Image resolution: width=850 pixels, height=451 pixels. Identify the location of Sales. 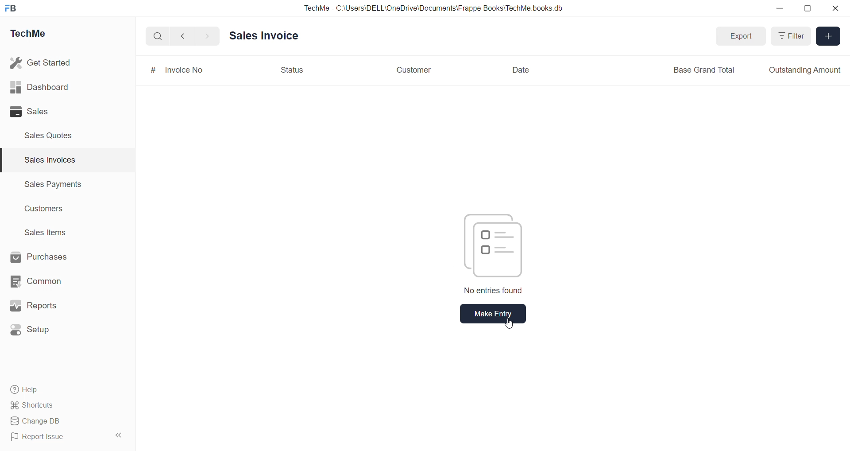
(29, 111).